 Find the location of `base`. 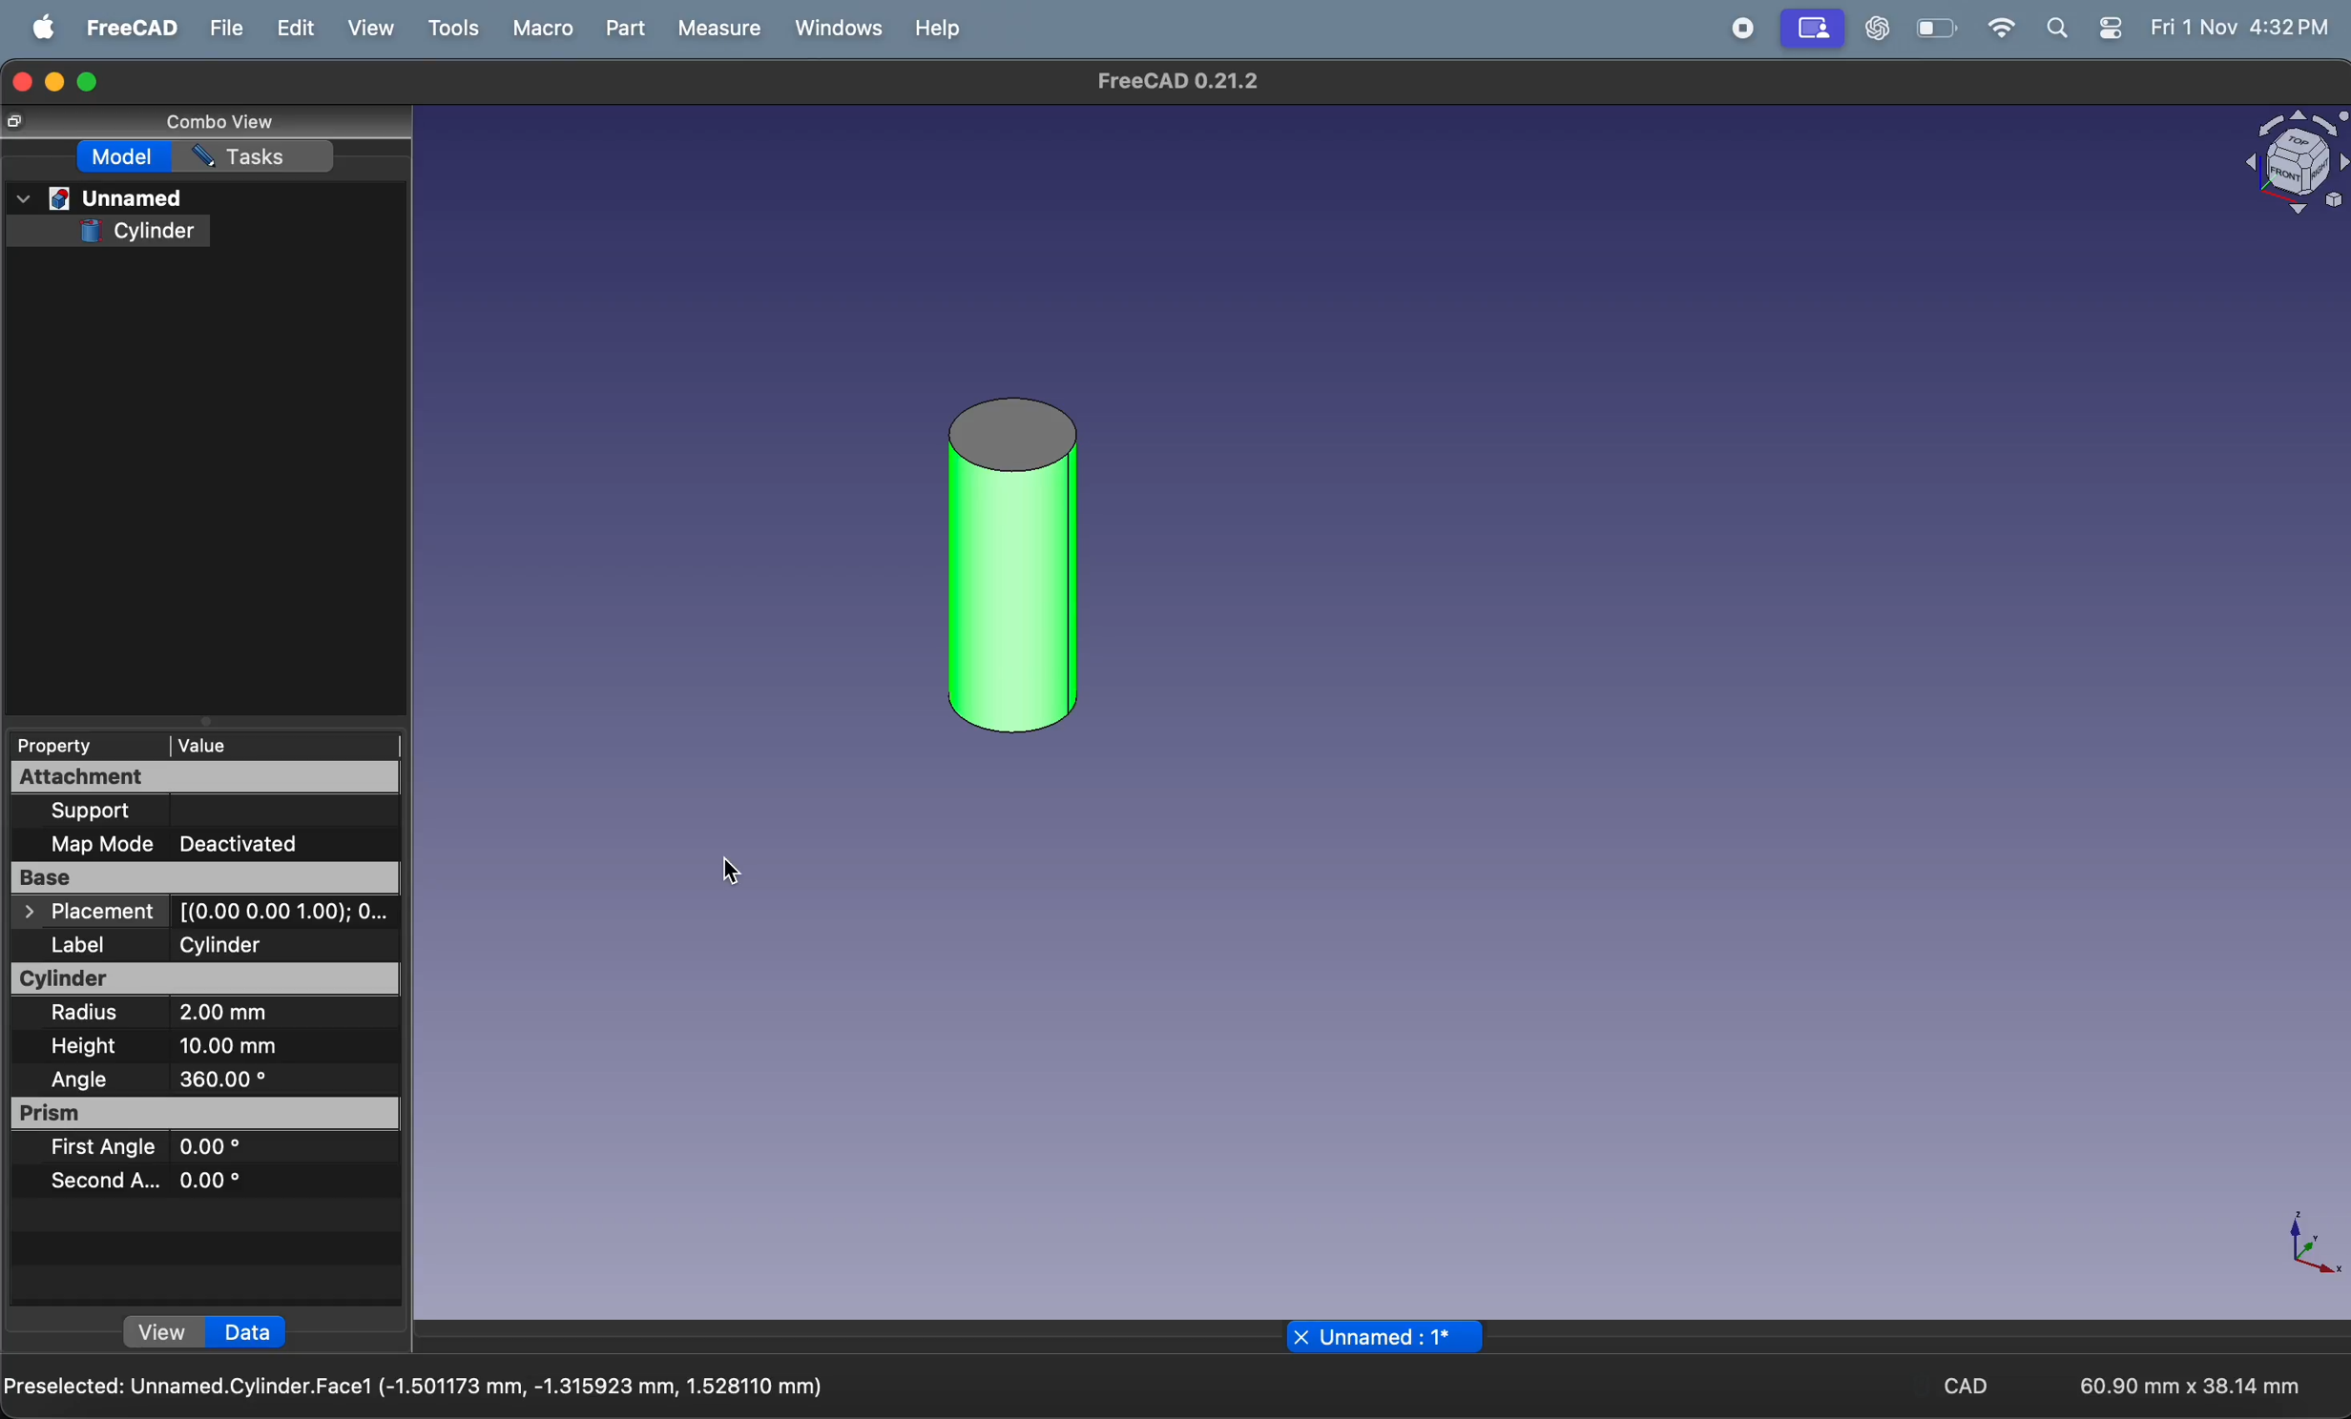

base is located at coordinates (202, 878).